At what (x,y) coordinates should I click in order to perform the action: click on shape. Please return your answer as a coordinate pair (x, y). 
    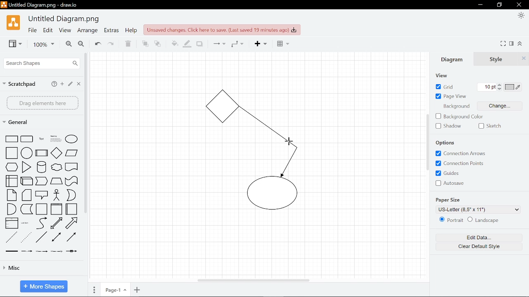
    Looking at the image, I should click on (57, 224).